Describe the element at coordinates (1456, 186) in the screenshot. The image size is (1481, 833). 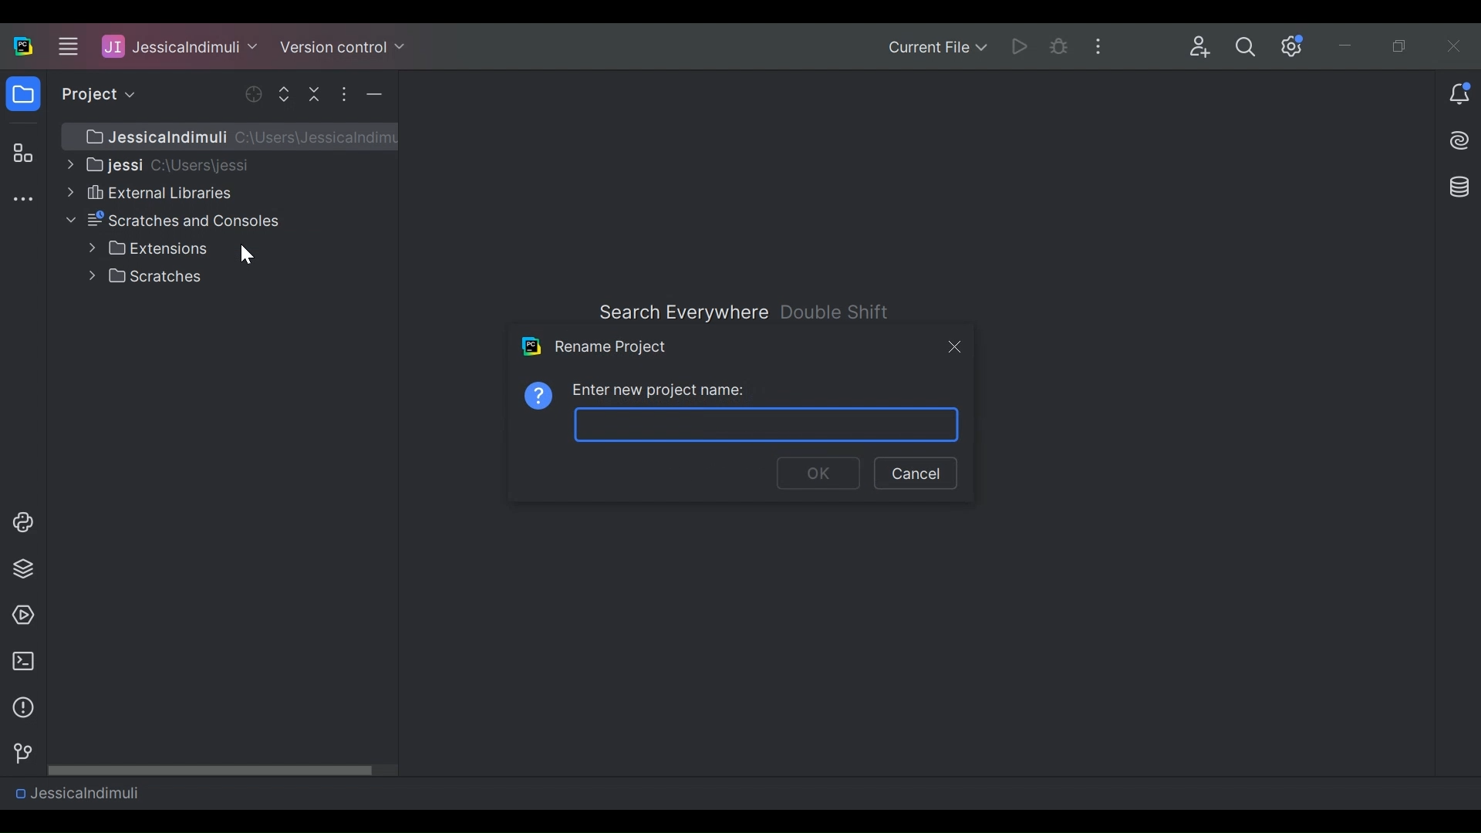
I see `Database` at that location.